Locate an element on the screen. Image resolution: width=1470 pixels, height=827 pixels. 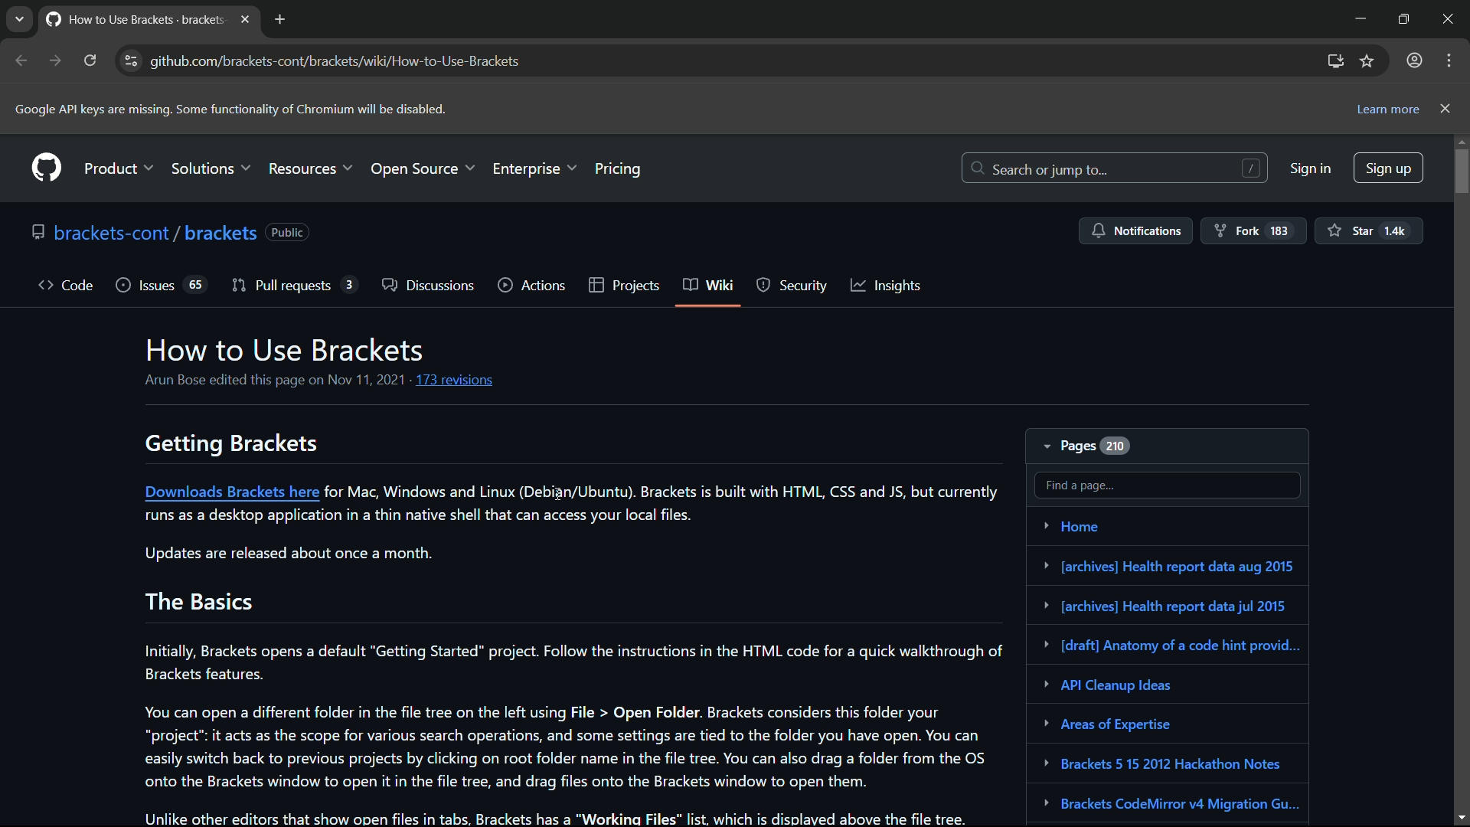
new tab is located at coordinates (279, 19).